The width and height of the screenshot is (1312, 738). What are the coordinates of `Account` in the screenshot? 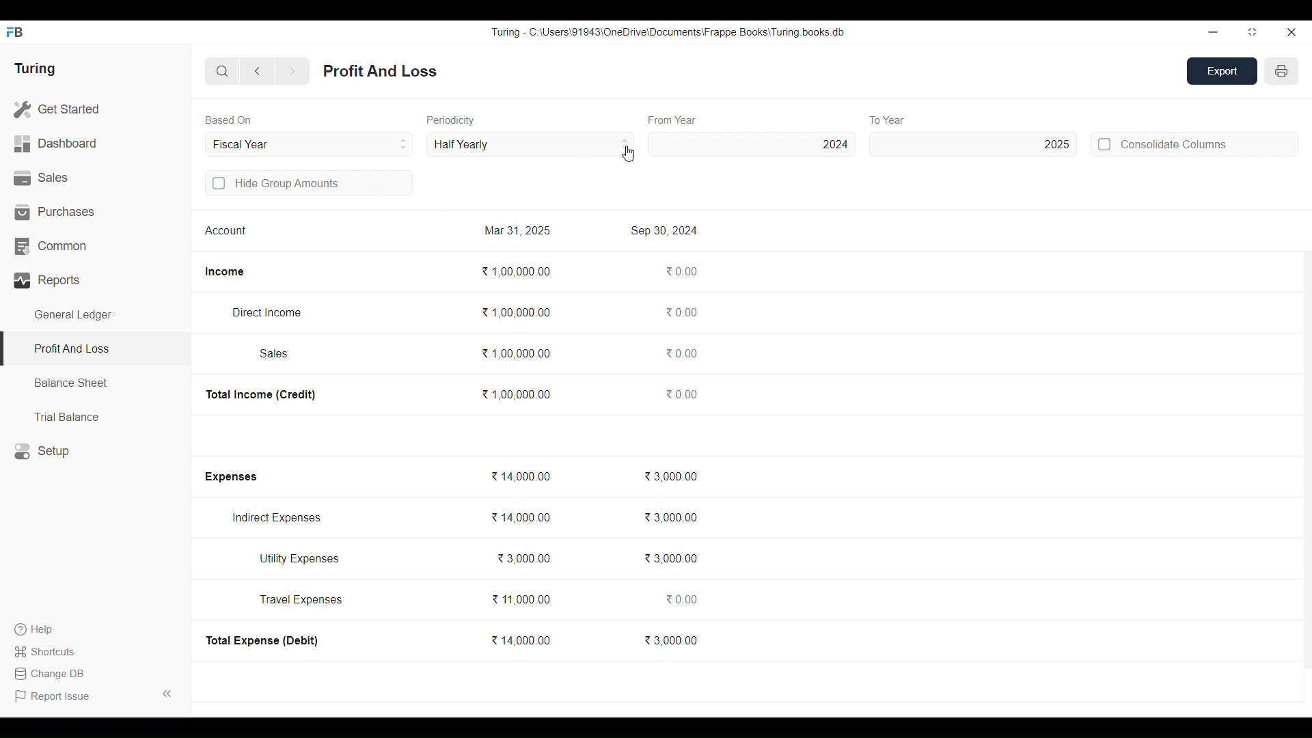 It's located at (226, 230).